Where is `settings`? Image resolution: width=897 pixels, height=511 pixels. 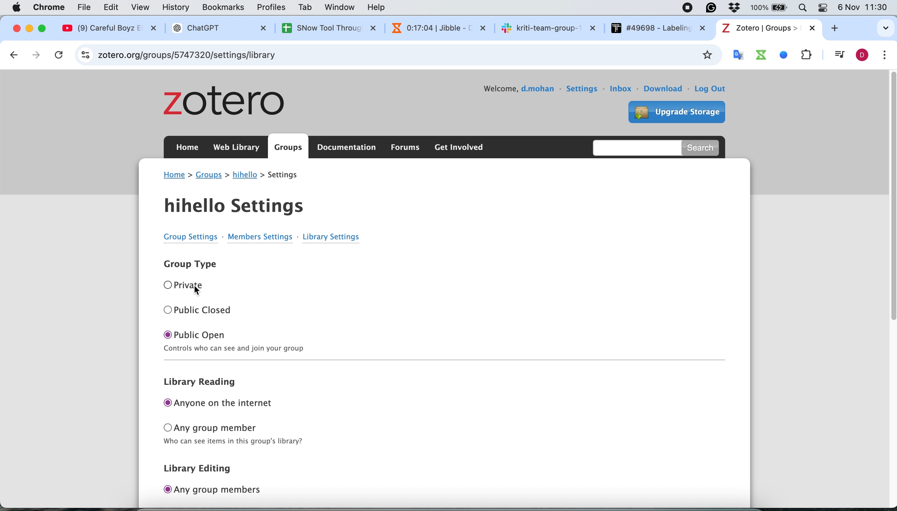 settings is located at coordinates (288, 175).